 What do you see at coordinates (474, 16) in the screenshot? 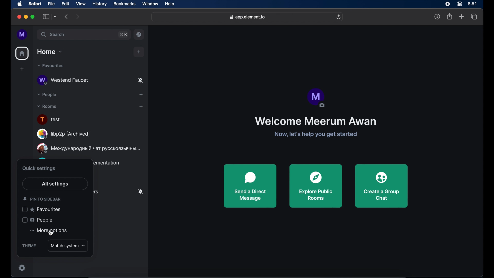
I see `show tab overview` at bounding box center [474, 16].